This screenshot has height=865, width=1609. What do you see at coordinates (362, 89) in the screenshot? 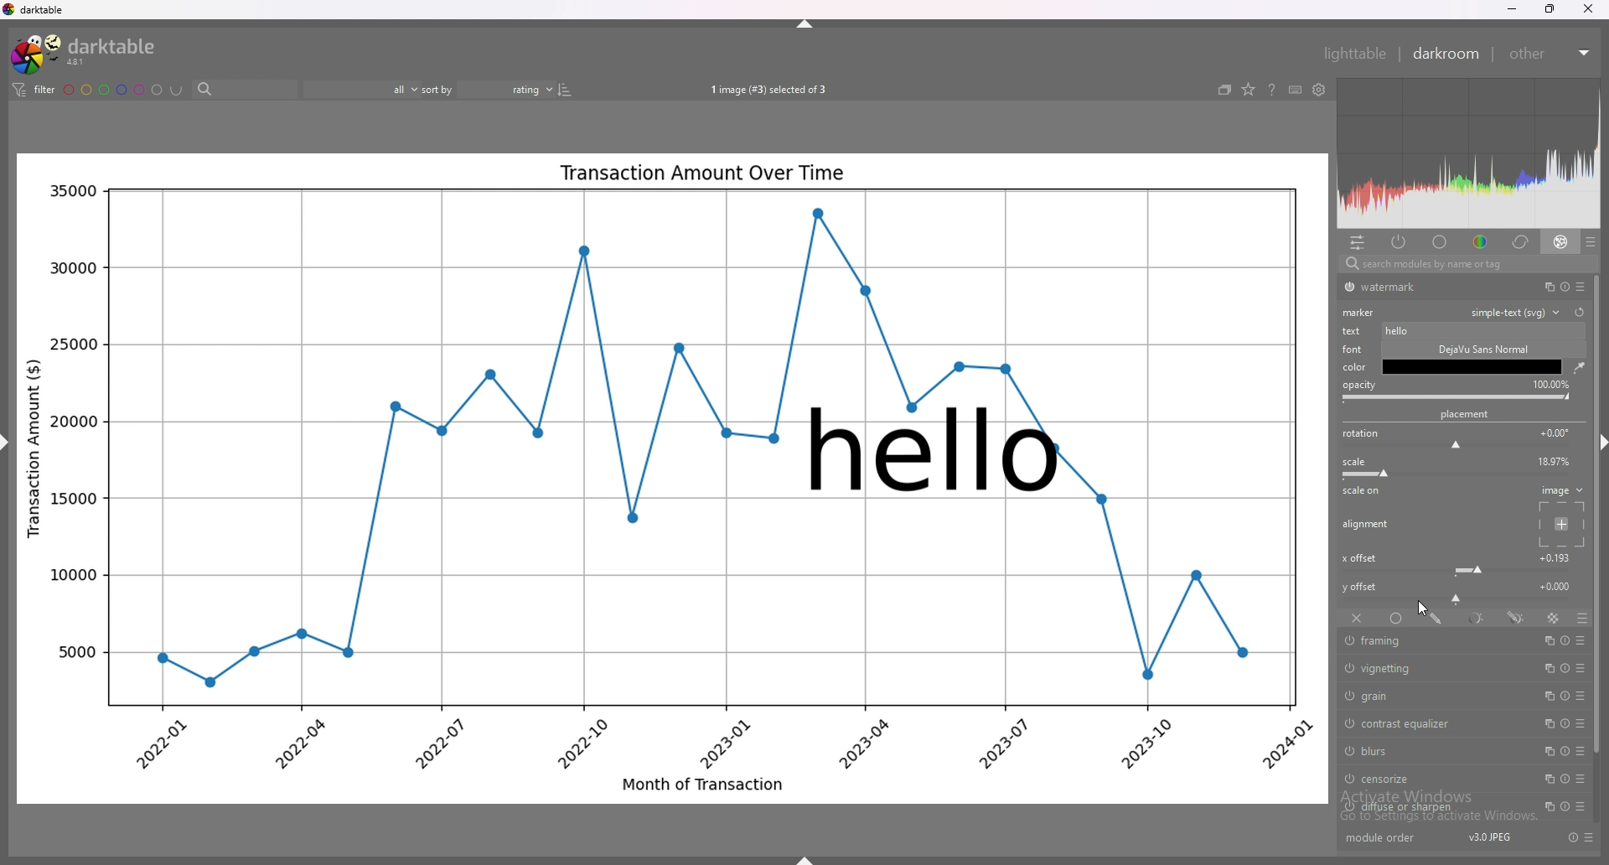
I see `filter by rating` at bounding box center [362, 89].